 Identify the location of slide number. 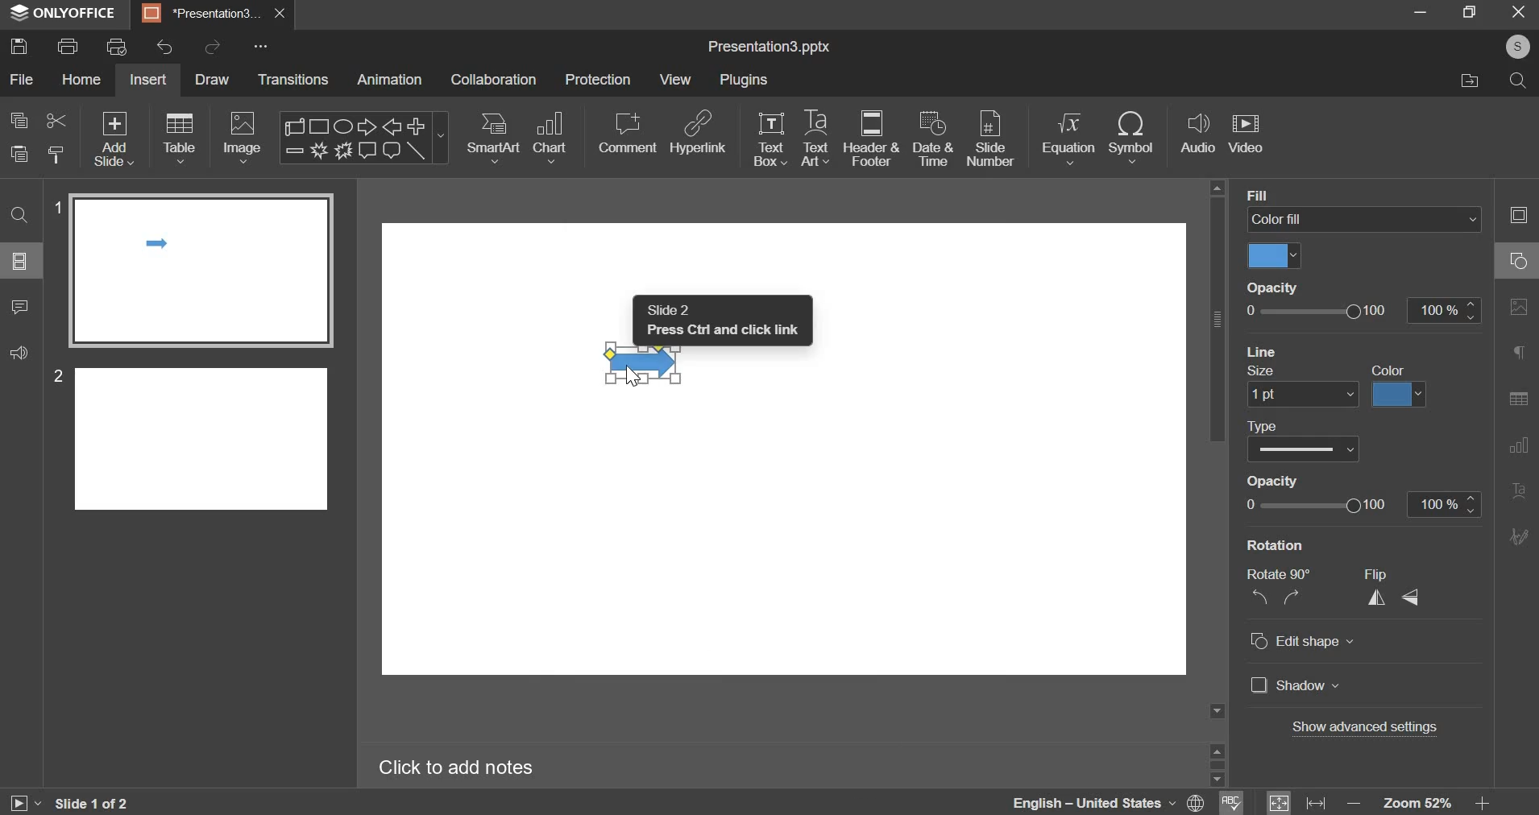
(54, 375).